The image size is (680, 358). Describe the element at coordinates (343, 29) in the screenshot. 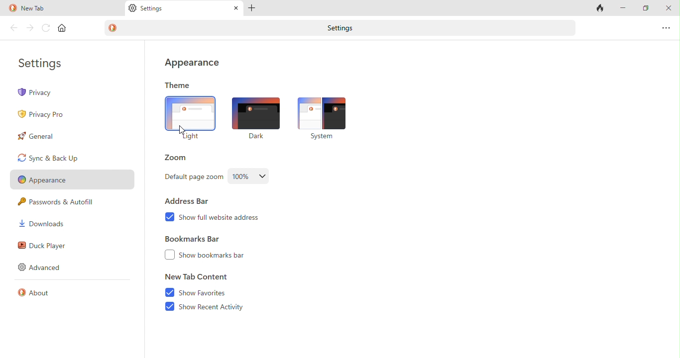

I see `settings` at that location.